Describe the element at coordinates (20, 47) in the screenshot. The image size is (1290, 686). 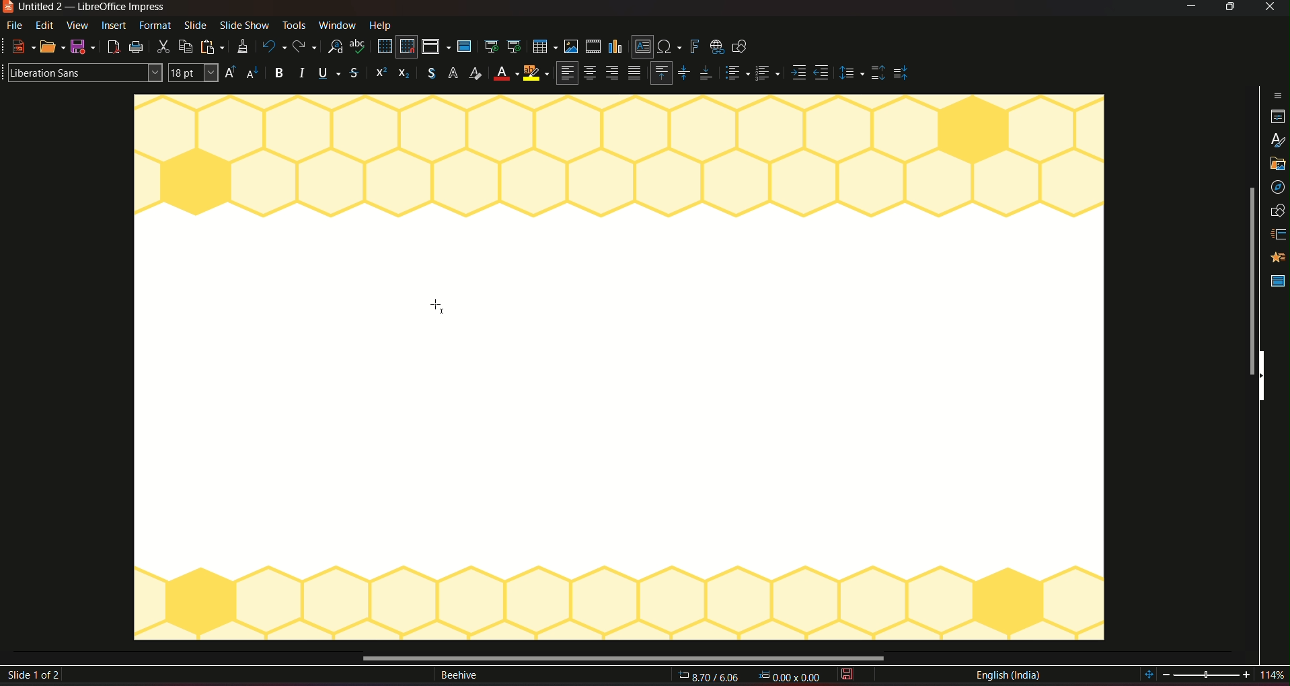
I see `new` at that location.